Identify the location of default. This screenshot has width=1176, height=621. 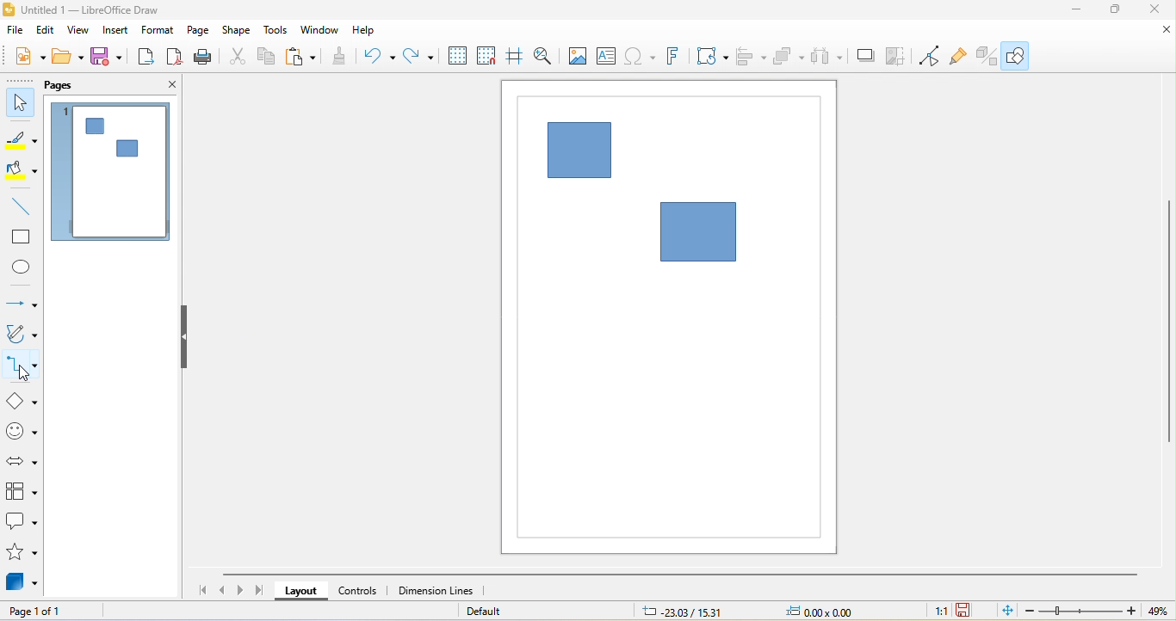
(496, 612).